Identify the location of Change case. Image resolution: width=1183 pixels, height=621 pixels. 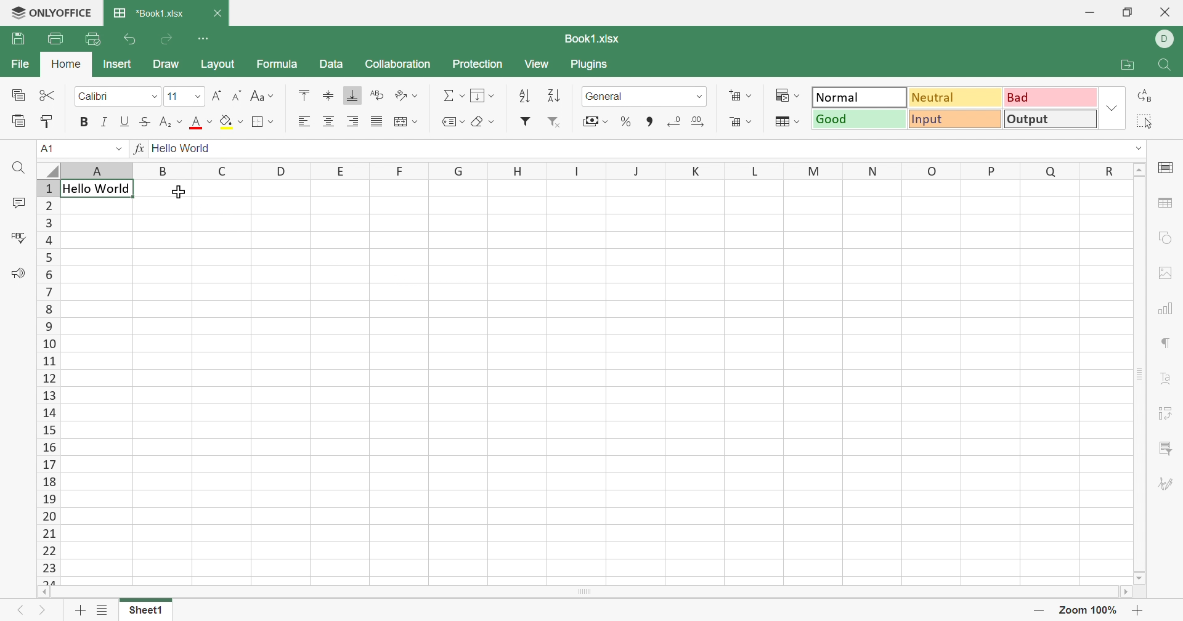
(263, 94).